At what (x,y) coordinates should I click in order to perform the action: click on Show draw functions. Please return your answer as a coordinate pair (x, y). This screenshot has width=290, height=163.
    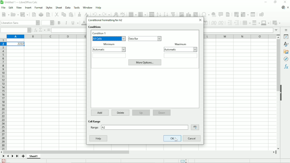
    Looking at the image, I should click on (262, 14).